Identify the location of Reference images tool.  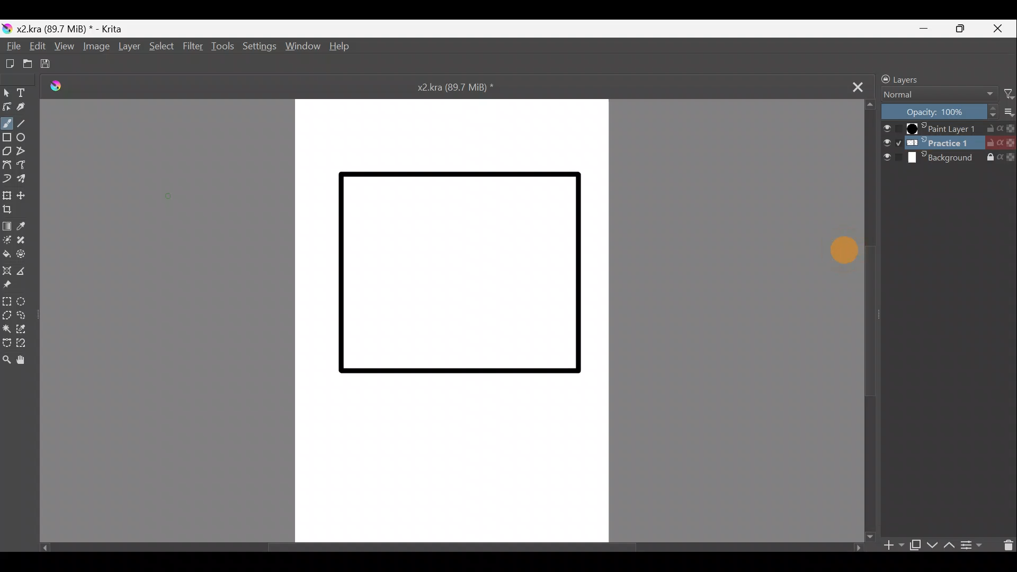
(10, 286).